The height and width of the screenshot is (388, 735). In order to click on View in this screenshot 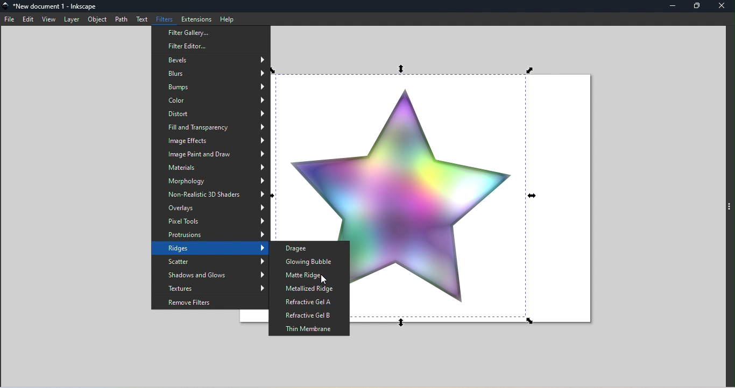, I will do `click(50, 20)`.